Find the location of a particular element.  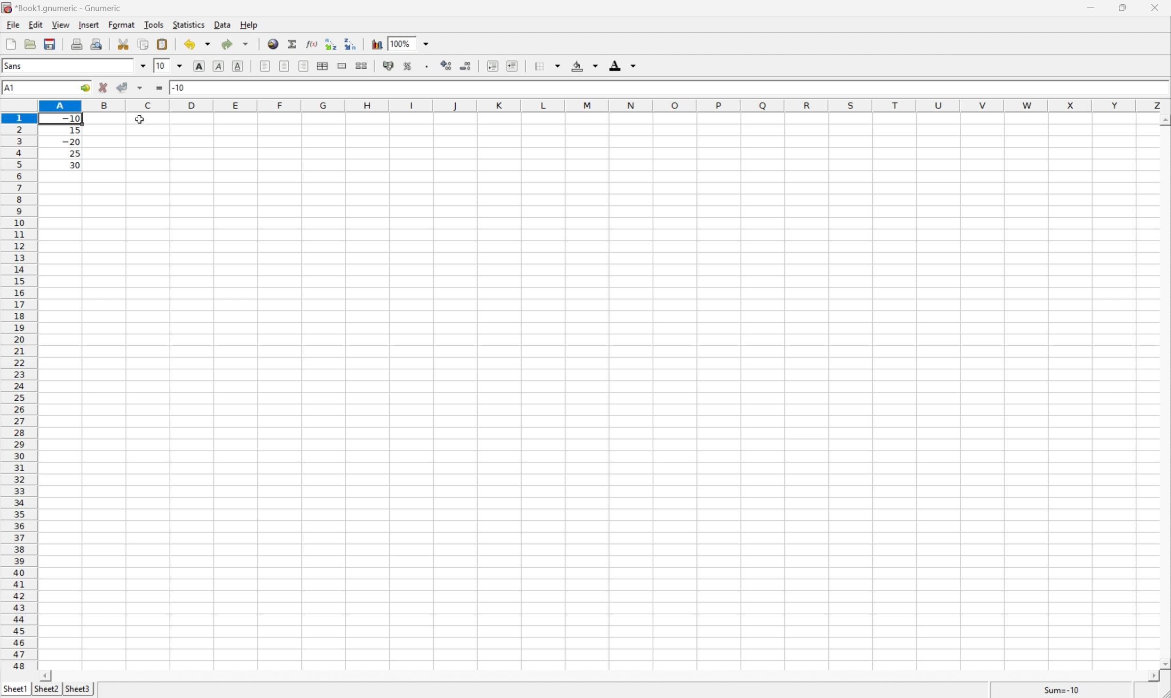

Sans is located at coordinates (16, 65).